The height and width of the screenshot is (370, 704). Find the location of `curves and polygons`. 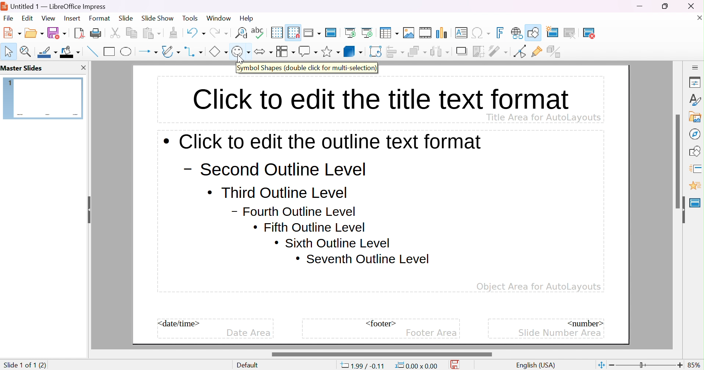

curves and polygons is located at coordinates (170, 51).